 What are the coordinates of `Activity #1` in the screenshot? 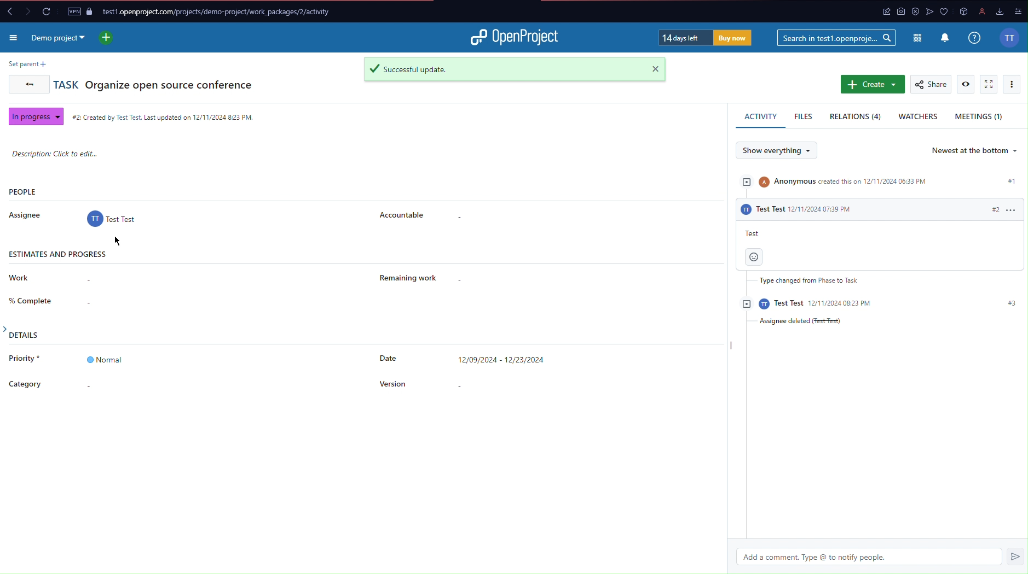 It's located at (830, 179).